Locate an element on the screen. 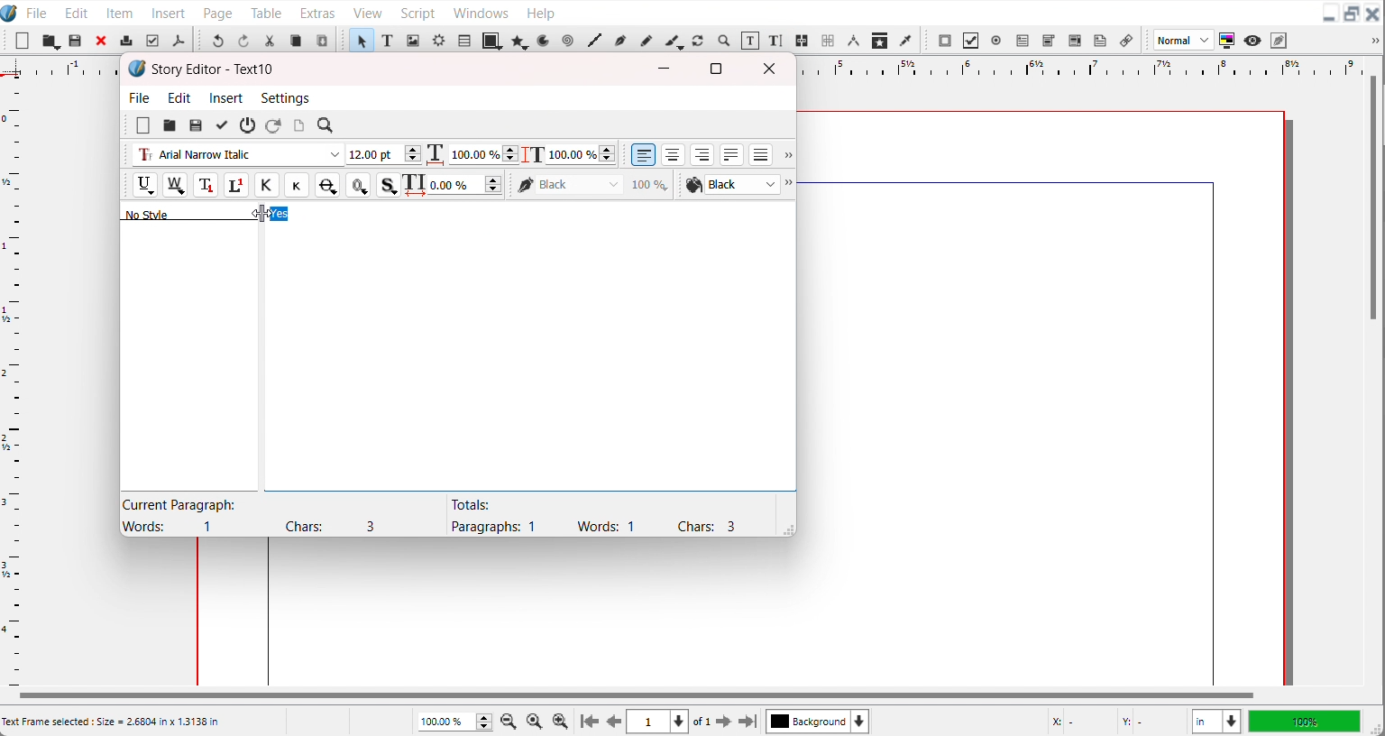  New  is located at coordinates (143, 125).